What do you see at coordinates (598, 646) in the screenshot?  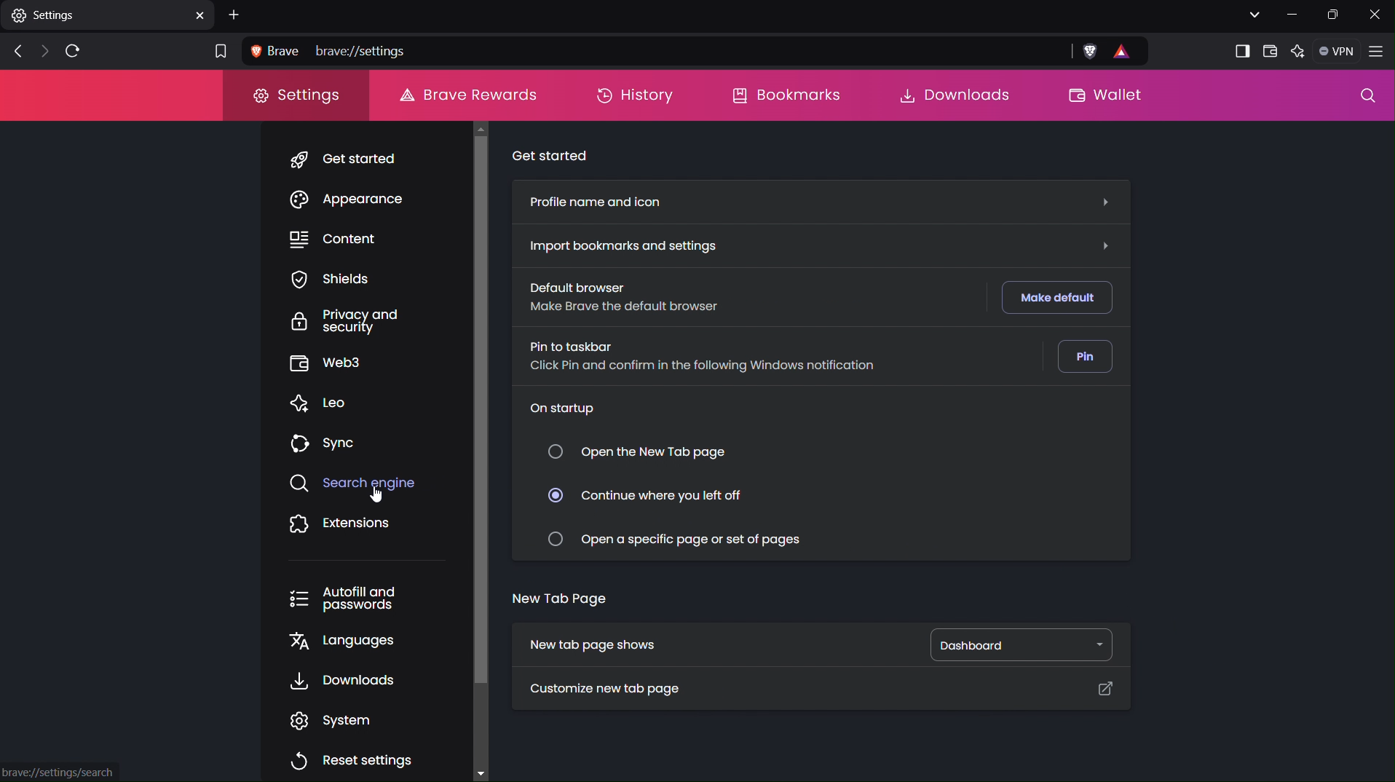 I see `New tab page shows` at bounding box center [598, 646].